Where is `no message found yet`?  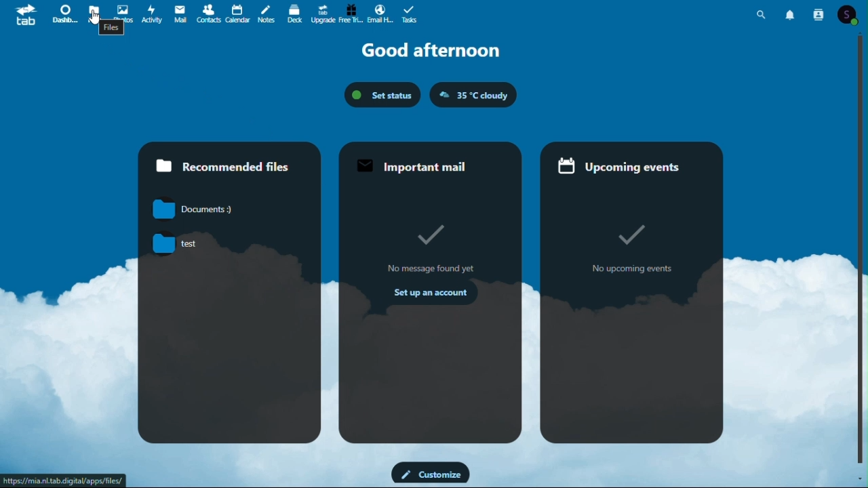 no message found yet is located at coordinates (431, 248).